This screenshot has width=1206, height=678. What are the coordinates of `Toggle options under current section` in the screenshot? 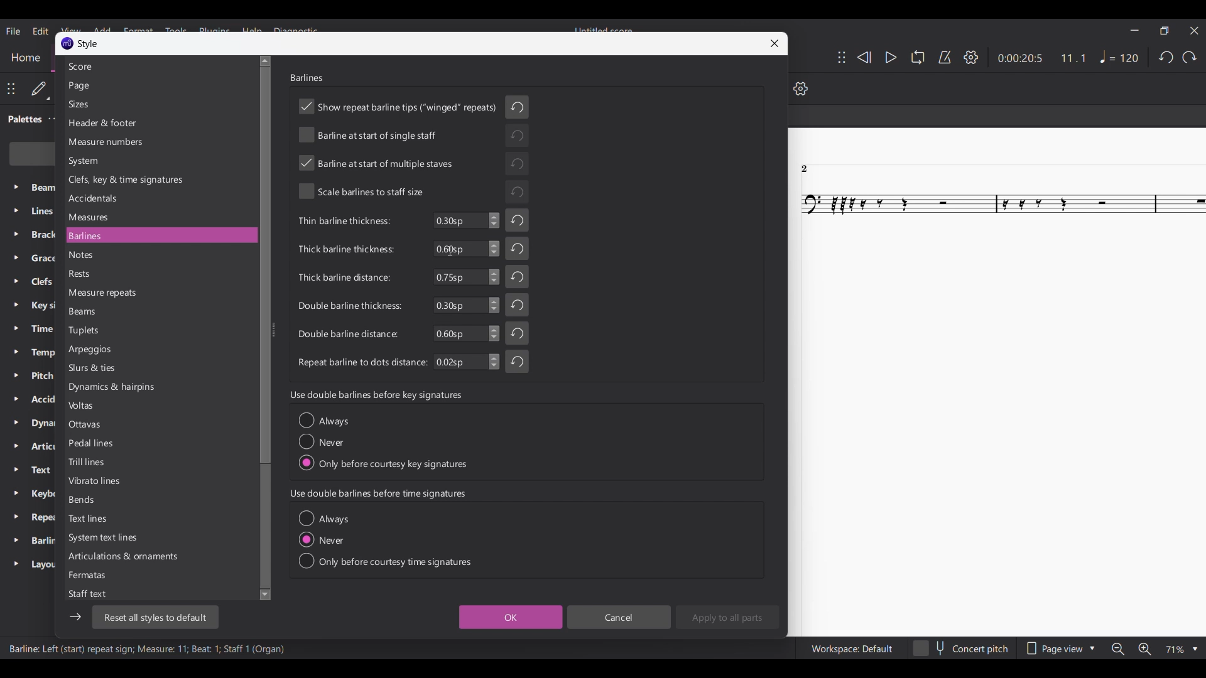 It's located at (385, 540).